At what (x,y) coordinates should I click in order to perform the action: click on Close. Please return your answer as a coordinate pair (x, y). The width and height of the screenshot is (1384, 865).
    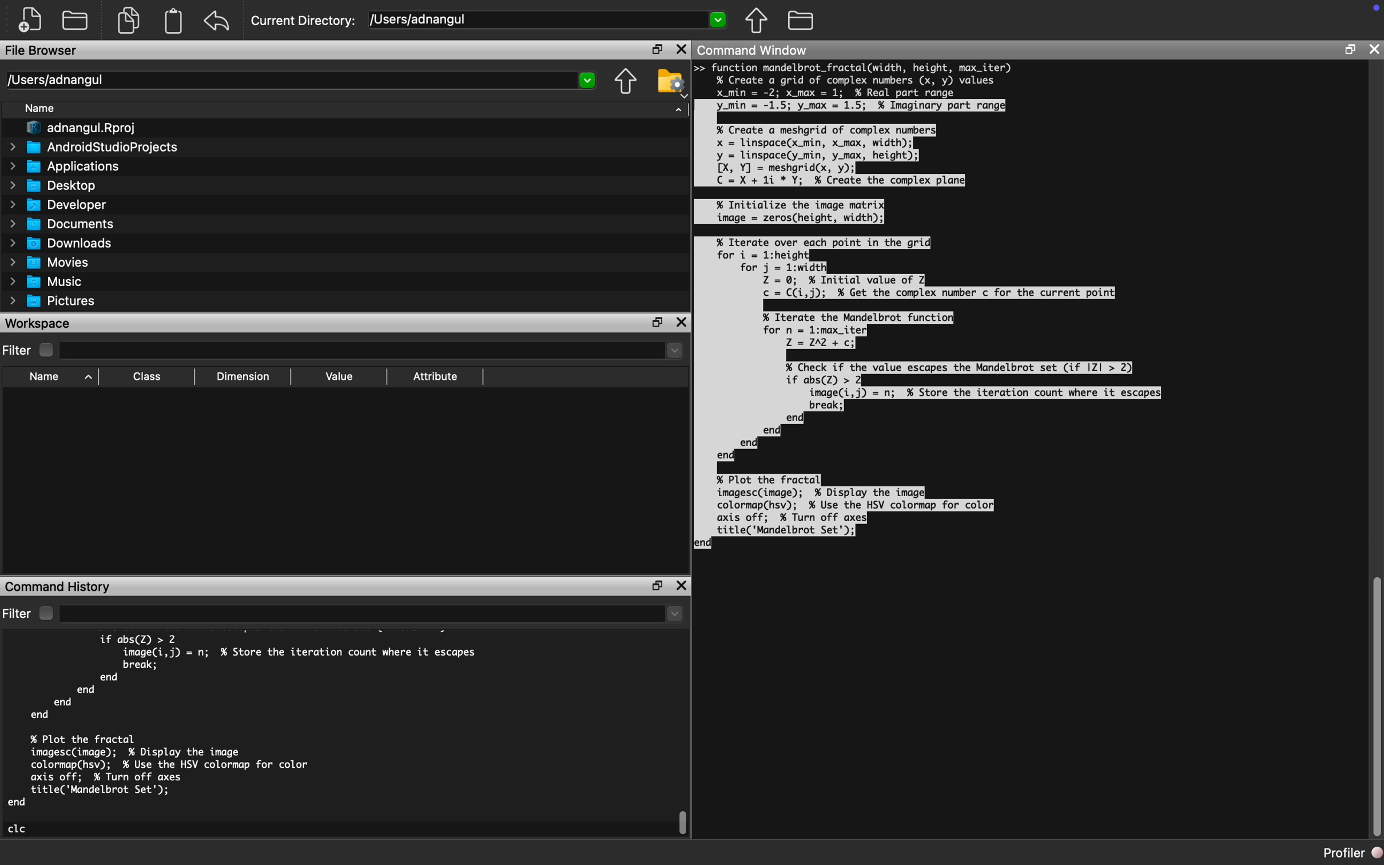
    Looking at the image, I should click on (681, 586).